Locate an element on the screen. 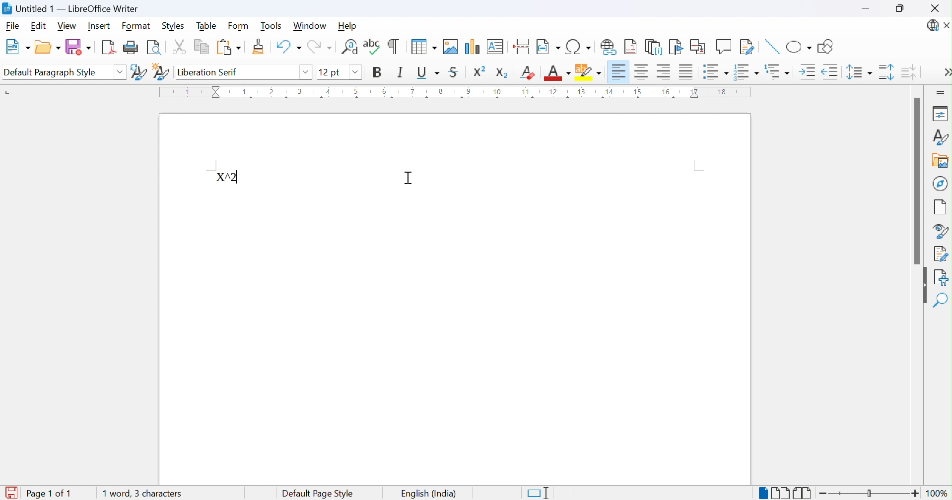 This screenshot has height=500, width=952. Show draw functions is located at coordinates (828, 46).